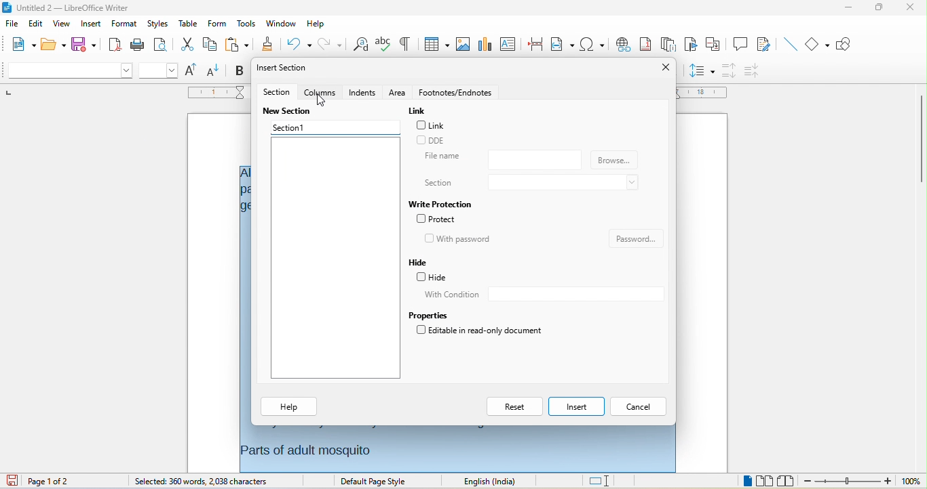  What do you see at coordinates (112, 44) in the screenshot?
I see `export directly as pdf` at bounding box center [112, 44].